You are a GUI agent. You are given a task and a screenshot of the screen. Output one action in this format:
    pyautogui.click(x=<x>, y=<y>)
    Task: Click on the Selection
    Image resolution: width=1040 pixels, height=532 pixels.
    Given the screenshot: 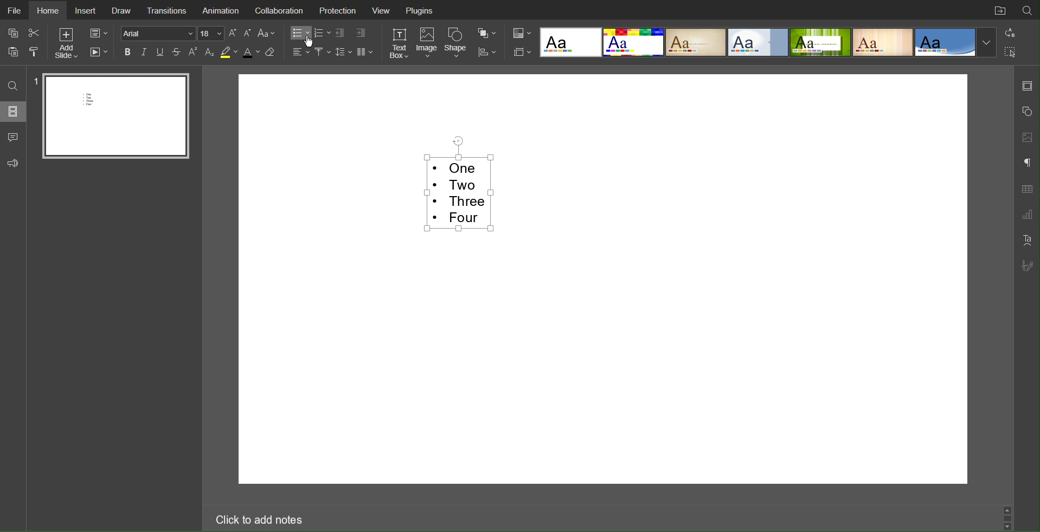 What is the action you would take?
    pyautogui.click(x=1009, y=51)
    